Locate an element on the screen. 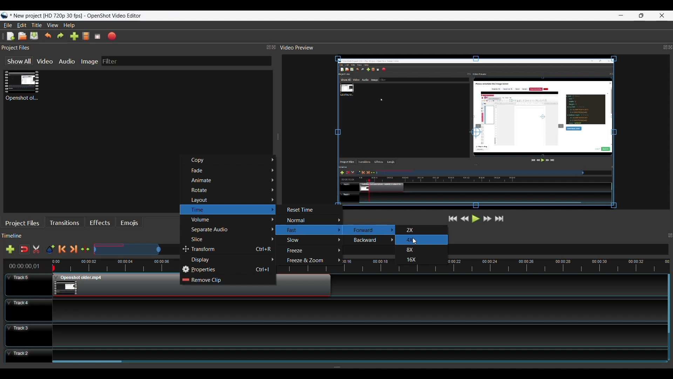  Track Header is located at coordinates (28, 356).